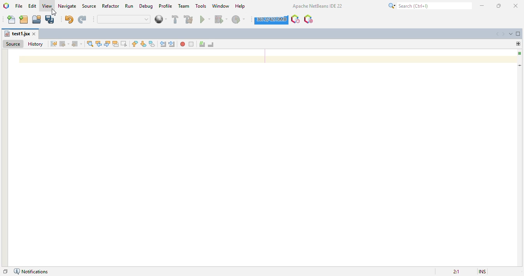 This screenshot has width=524, height=276. I want to click on shift line left, so click(163, 44).